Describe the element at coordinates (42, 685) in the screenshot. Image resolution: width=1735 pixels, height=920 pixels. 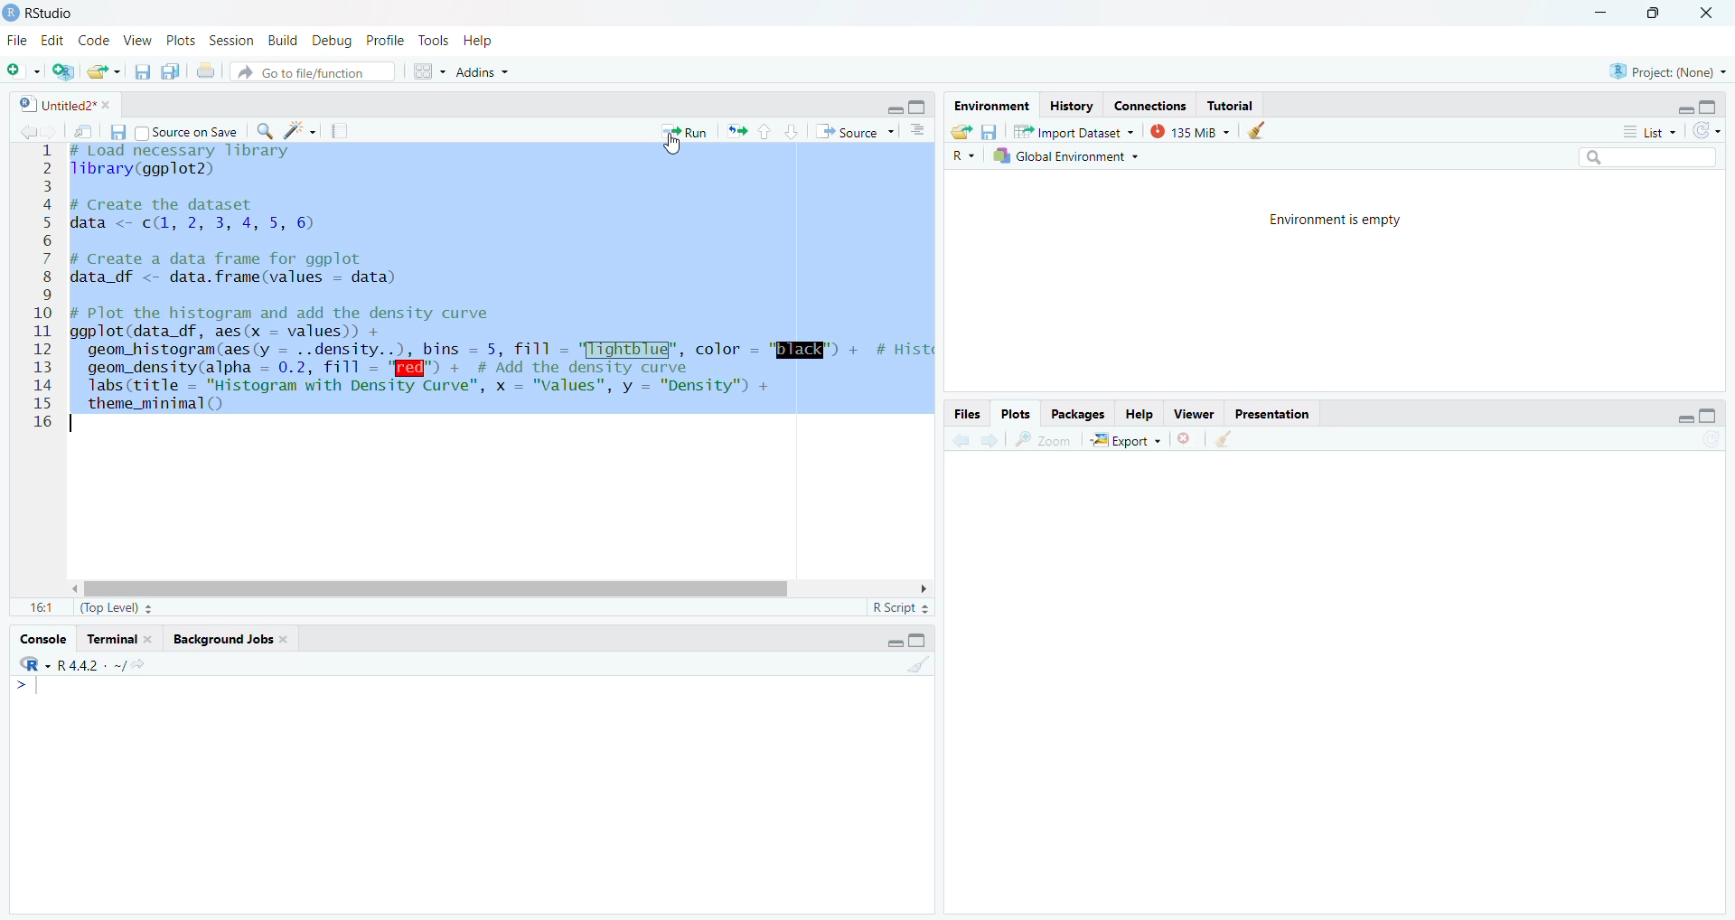
I see `text cursor` at that location.